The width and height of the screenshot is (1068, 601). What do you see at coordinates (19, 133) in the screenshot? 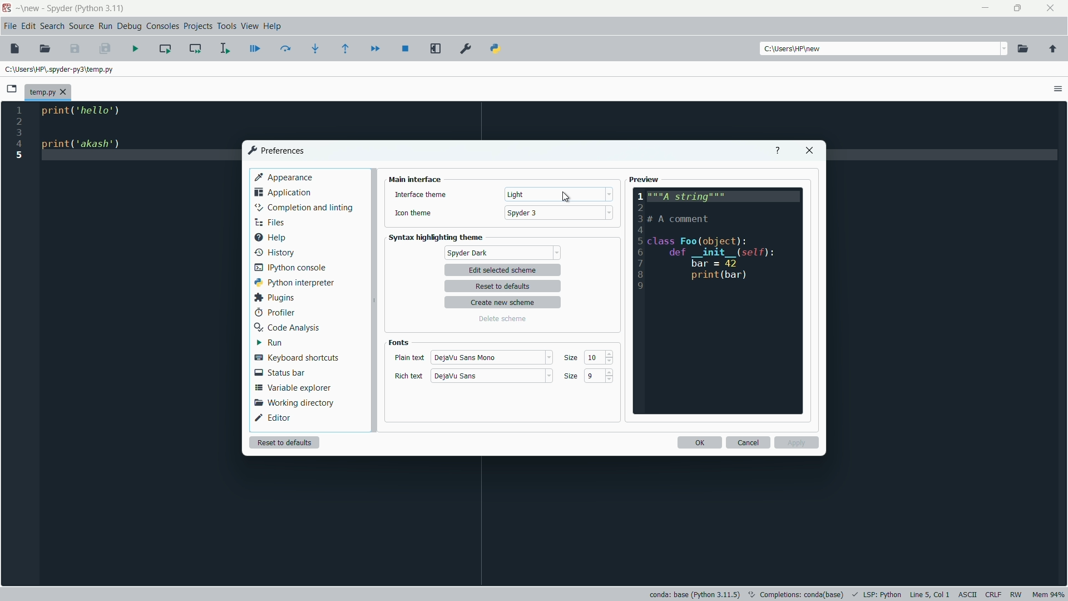
I see `line numbers` at bounding box center [19, 133].